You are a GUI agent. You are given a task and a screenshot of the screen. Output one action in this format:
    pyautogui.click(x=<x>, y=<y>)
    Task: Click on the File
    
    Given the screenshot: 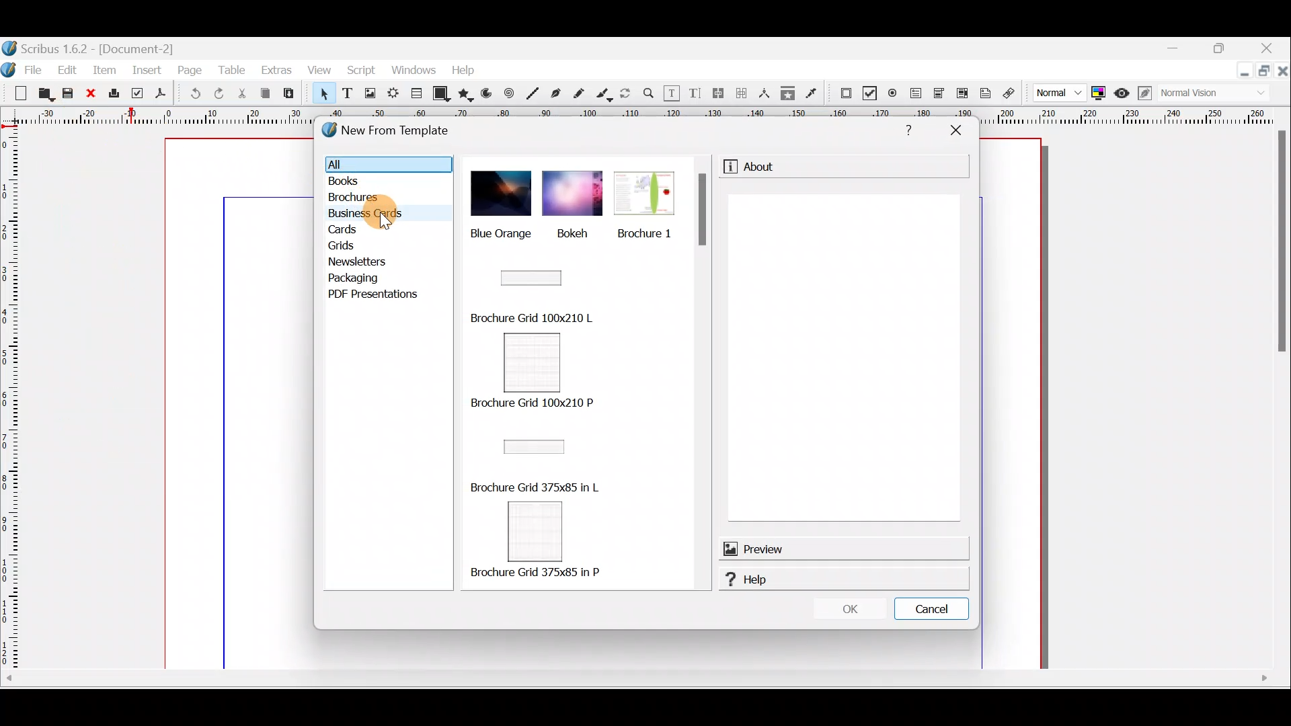 What is the action you would take?
    pyautogui.click(x=24, y=69)
    